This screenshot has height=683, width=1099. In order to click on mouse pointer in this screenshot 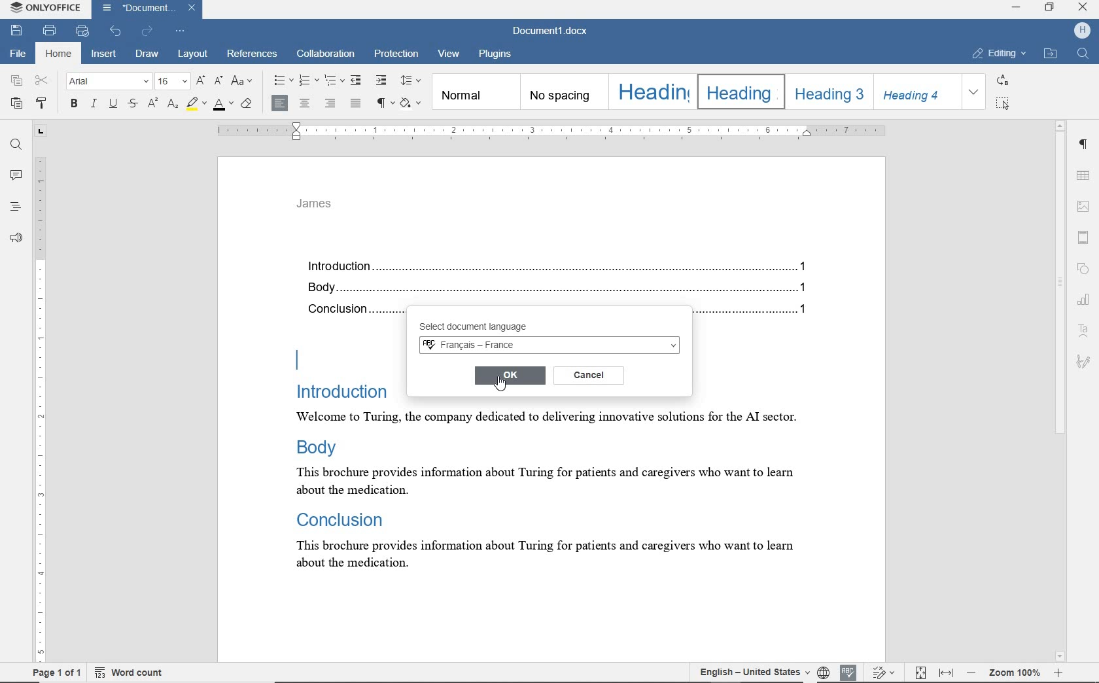, I will do `click(506, 387)`.